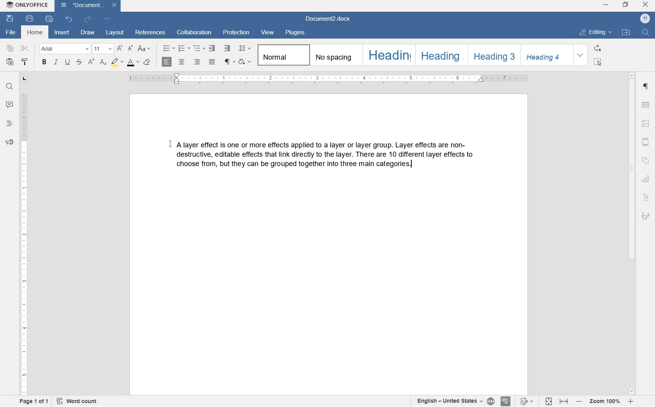 The width and height of the screenshot is (655, 407). What do you see at coordinates (56, 62) in the screenshot?
I see `italic` at bounding box center [56, 62].